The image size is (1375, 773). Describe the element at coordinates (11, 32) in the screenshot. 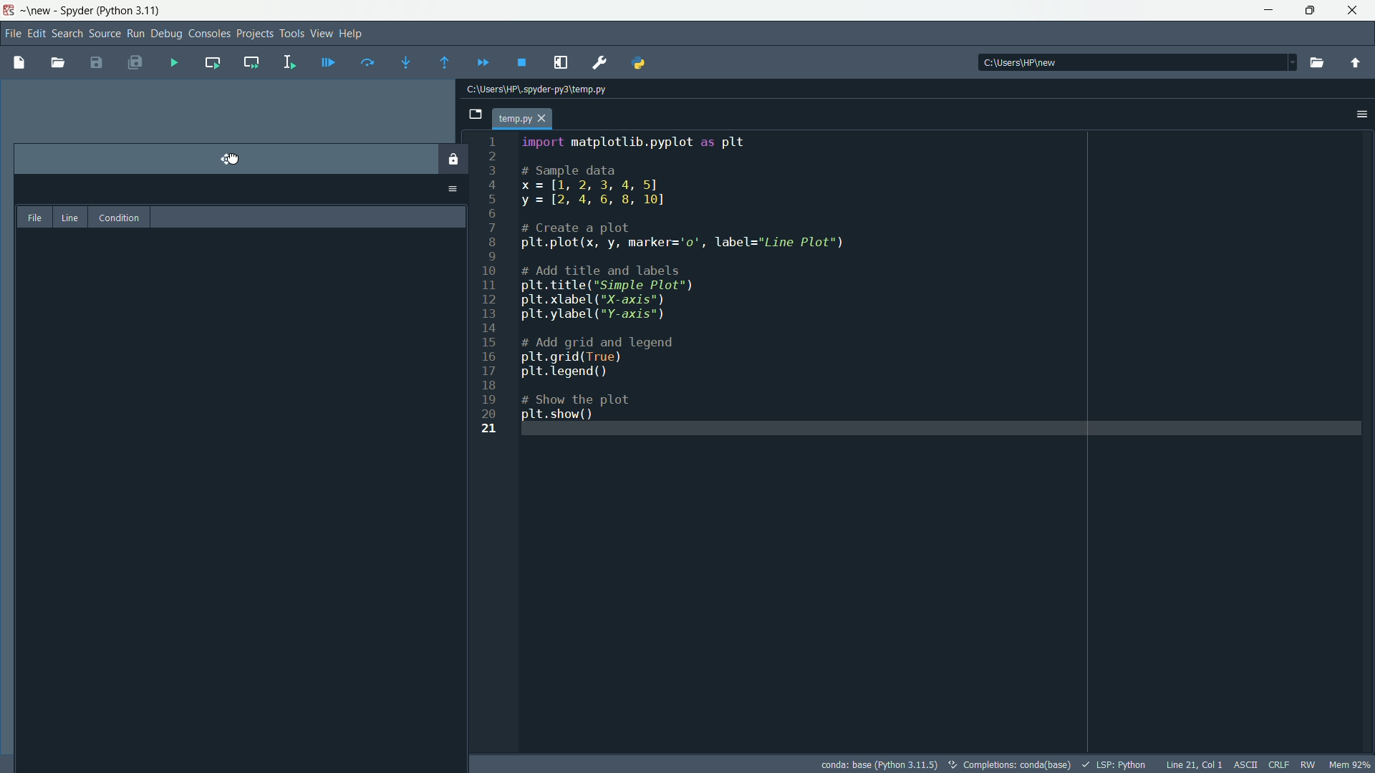

I see `file menu` at that location.